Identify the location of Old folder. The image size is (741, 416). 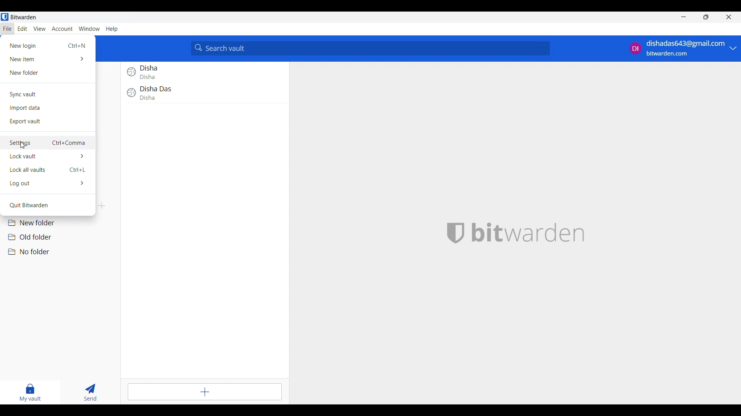
(61, 237).